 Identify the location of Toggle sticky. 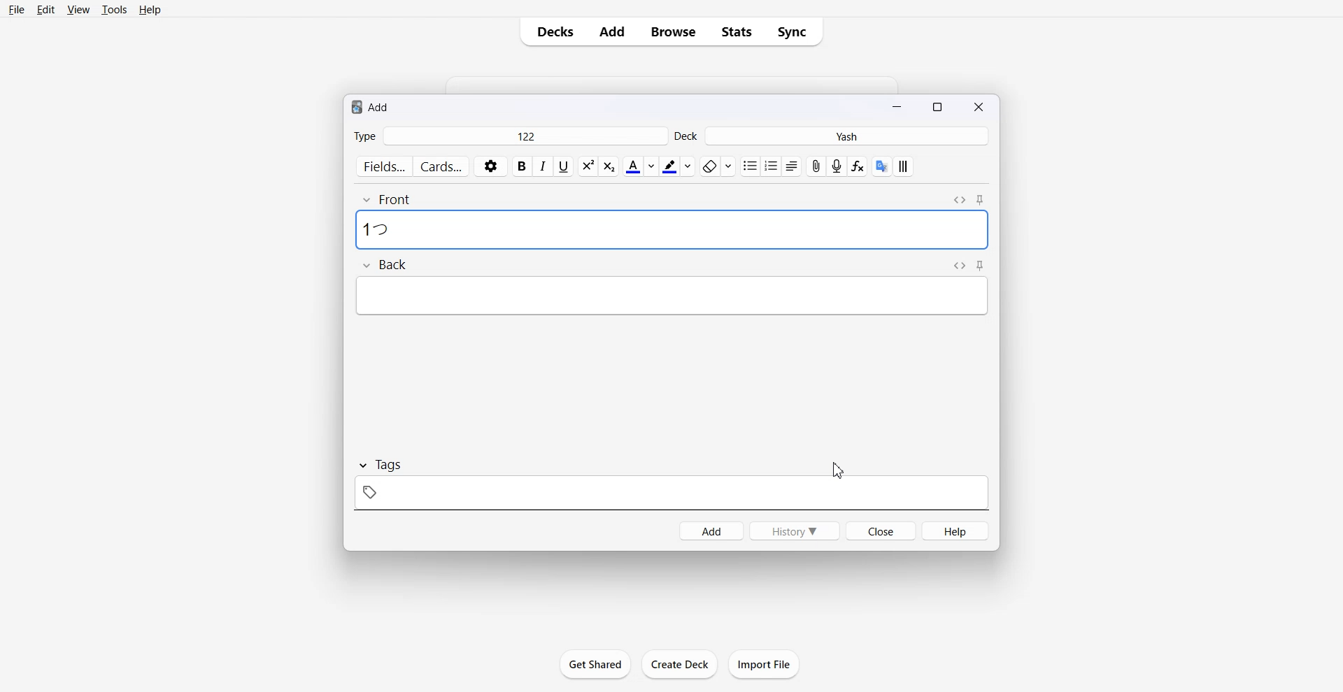
(981, 201).